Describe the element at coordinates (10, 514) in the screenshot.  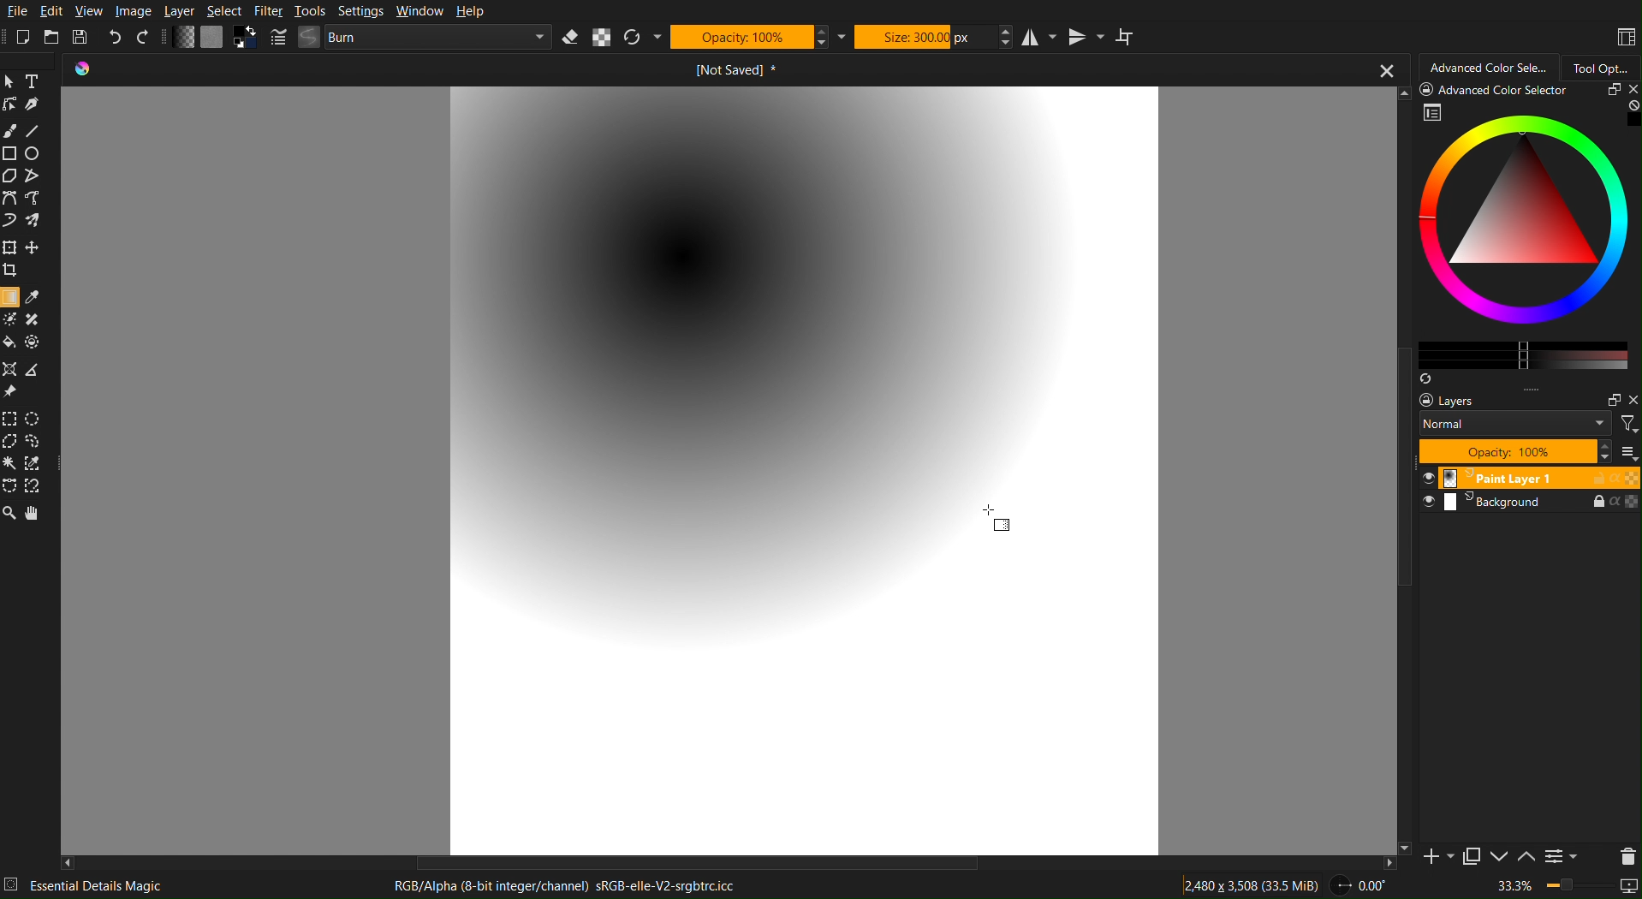
I see `Zoom` at that location.